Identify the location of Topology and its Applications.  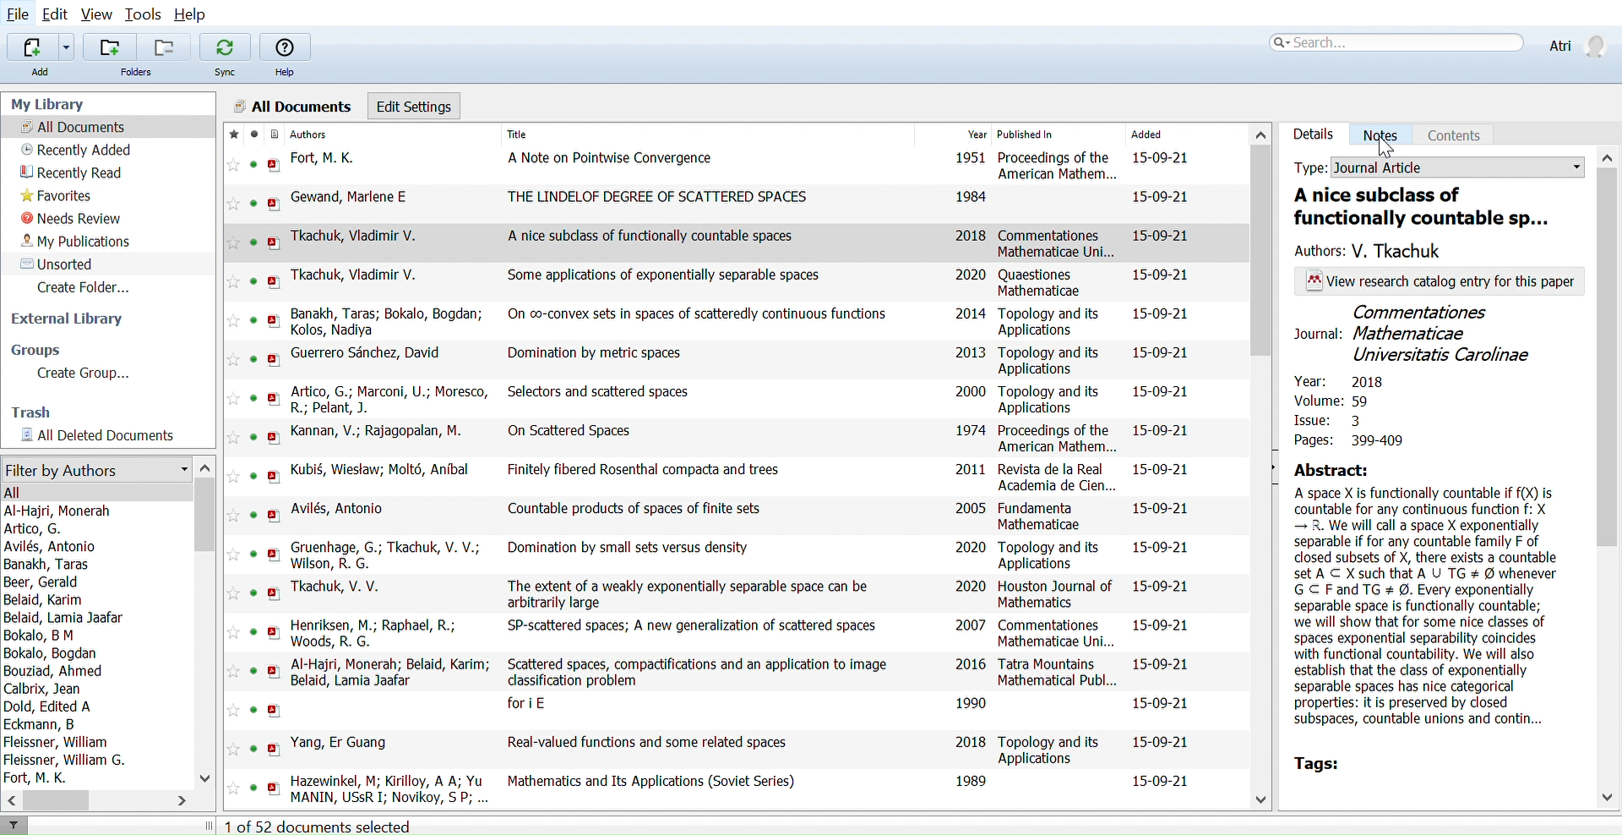
(1050, 556).